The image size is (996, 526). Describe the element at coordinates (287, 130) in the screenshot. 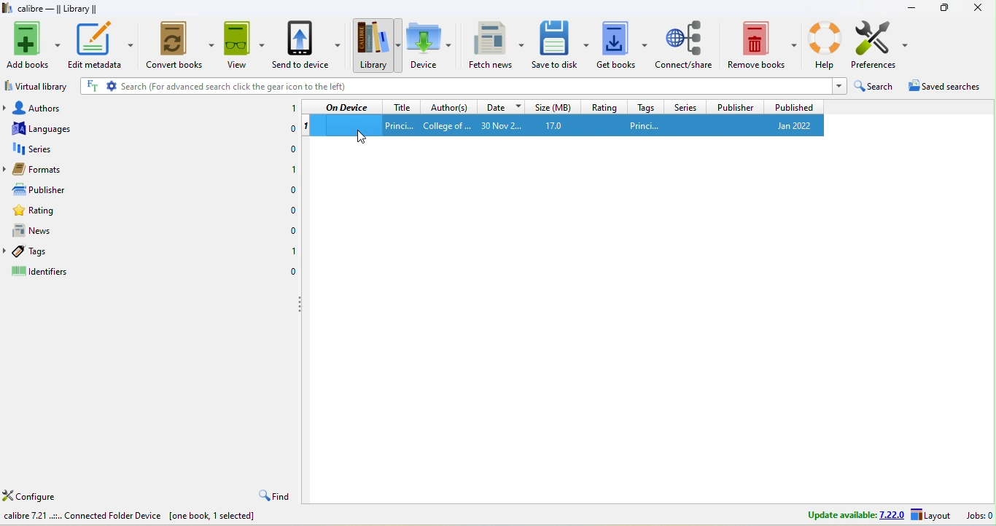

I see `0` at that location.